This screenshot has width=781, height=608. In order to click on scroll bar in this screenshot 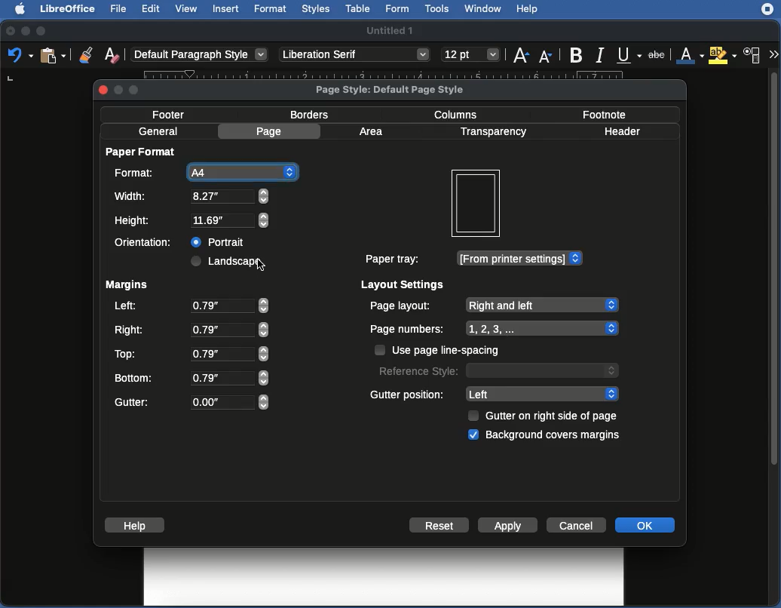, I will do `click(774, 336)`.